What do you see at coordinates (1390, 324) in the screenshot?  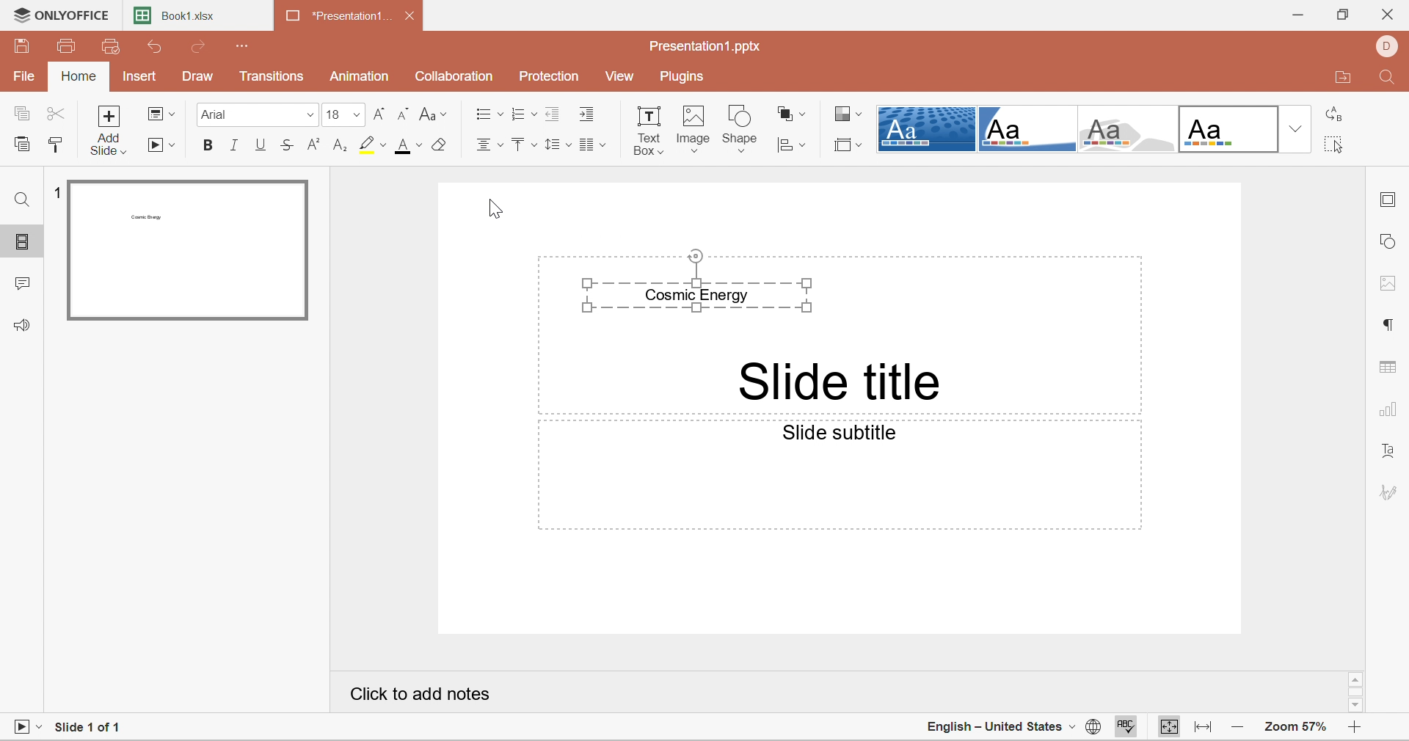 I see `Paragraph settings` at bounding box center [1390, 324].